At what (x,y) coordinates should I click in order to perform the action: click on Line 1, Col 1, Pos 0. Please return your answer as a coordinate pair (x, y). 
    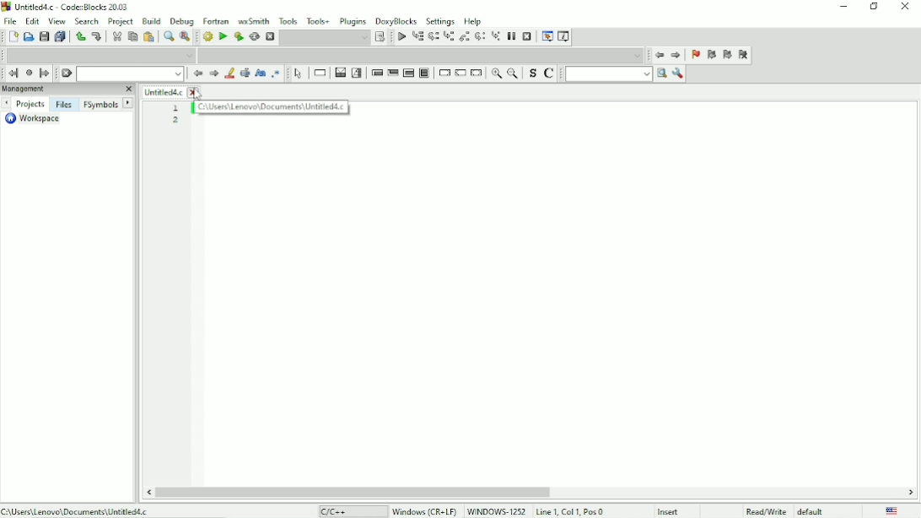
    Looking at the image, I should click on (569, 510).